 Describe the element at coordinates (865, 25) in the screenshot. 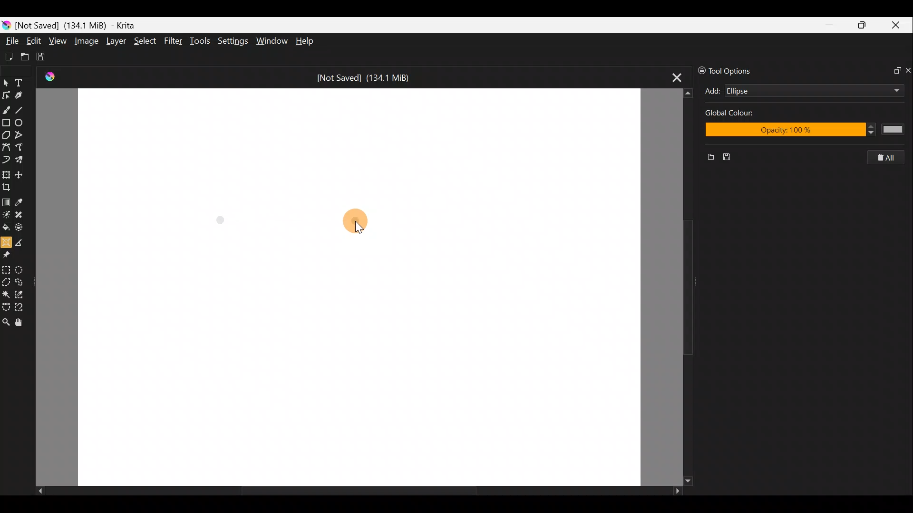

I see `Maximize` at that location.